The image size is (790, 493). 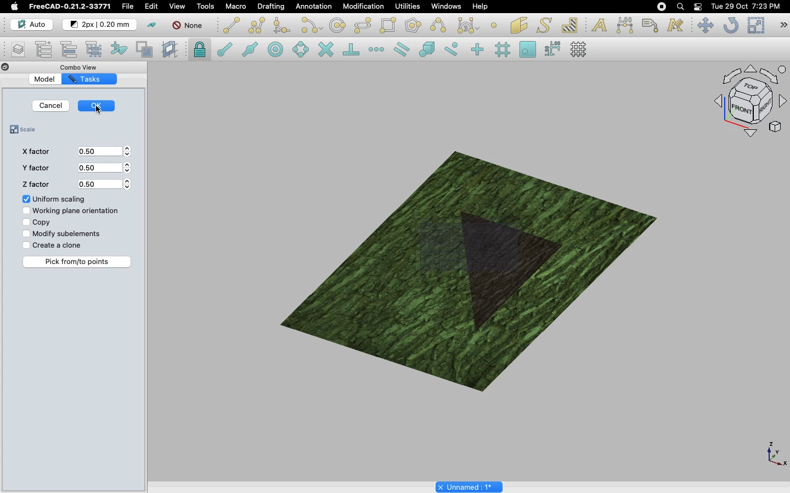 I want to click on Ellipse, so click(x=362, y=25).